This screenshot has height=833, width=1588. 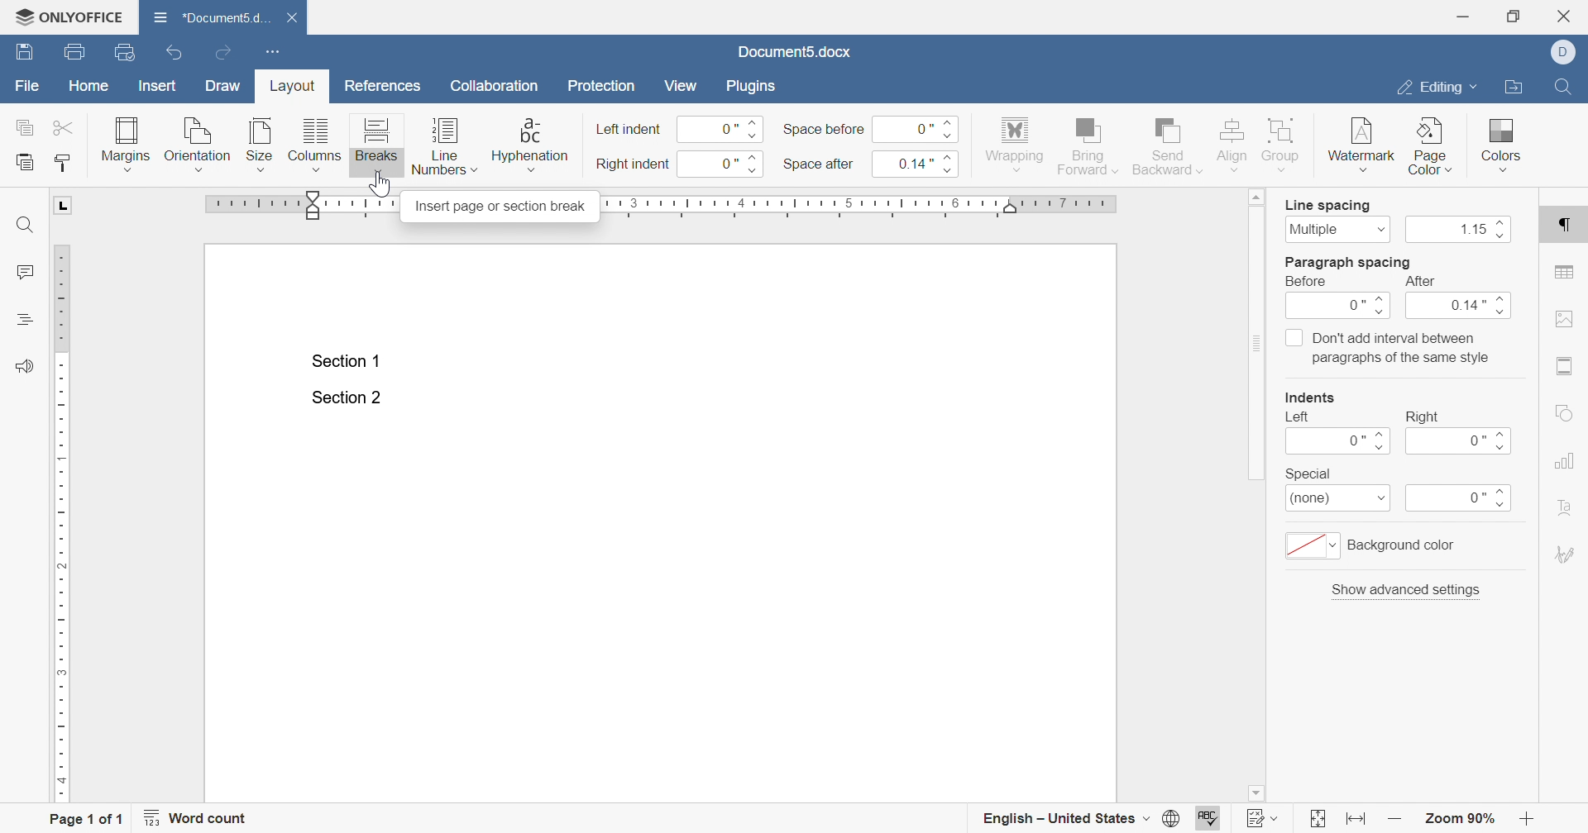 I want to click on space after, so click(x=818, y=163).